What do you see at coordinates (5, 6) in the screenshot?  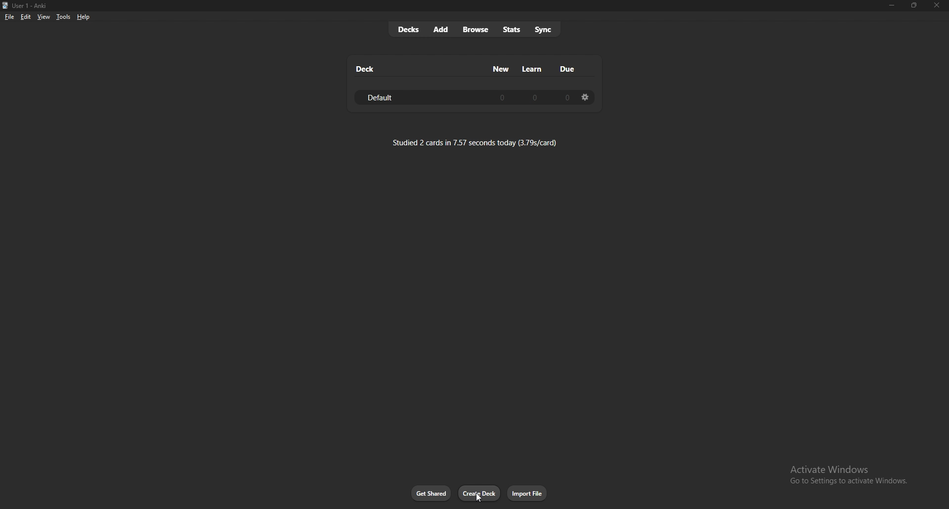 I see `logo` at bounding box center [5, 6].